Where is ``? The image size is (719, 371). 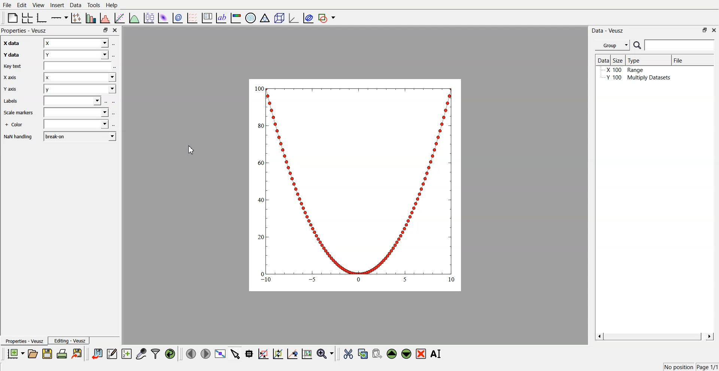
 is located at coordinates (612, 45).